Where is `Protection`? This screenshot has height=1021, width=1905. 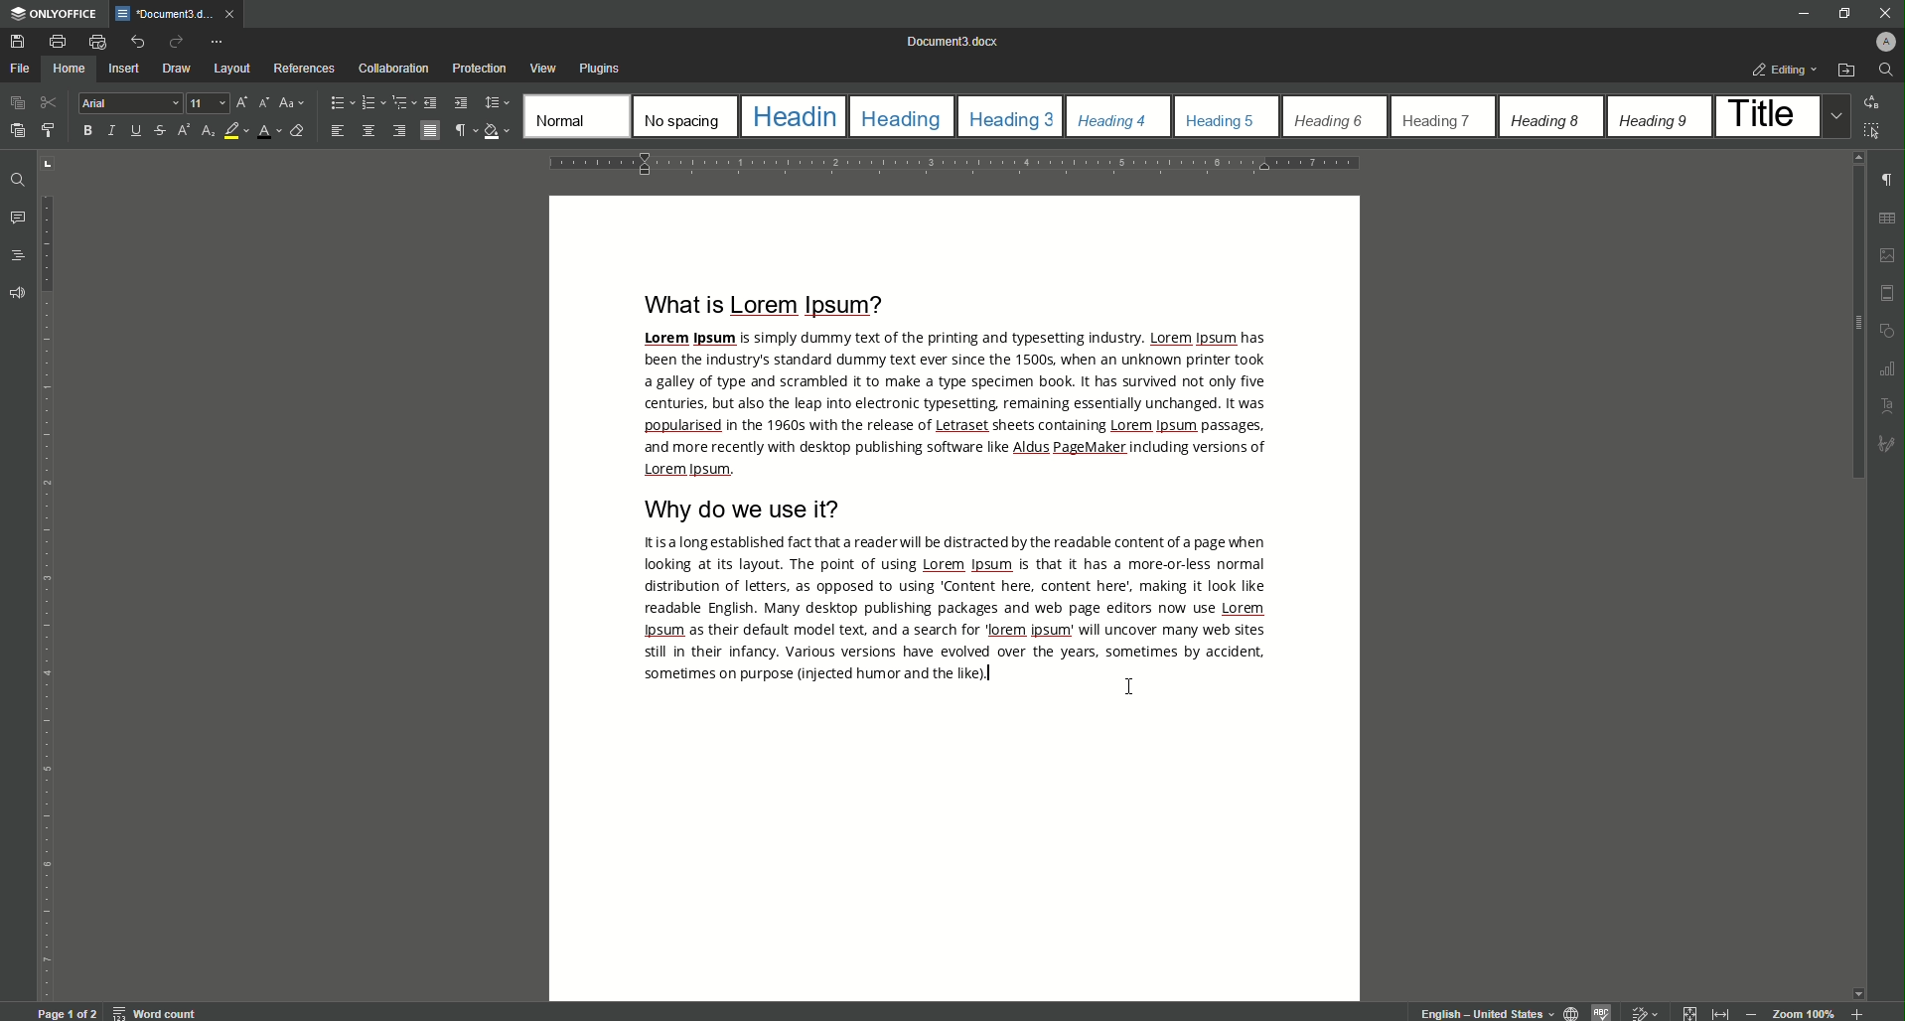 Protection is located at coordinates (479, 69).